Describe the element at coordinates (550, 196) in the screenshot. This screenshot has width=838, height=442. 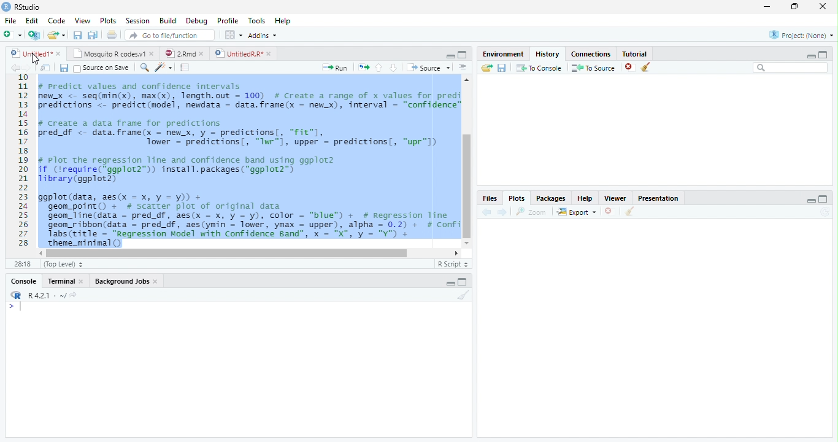
I see `Packages` at that location.